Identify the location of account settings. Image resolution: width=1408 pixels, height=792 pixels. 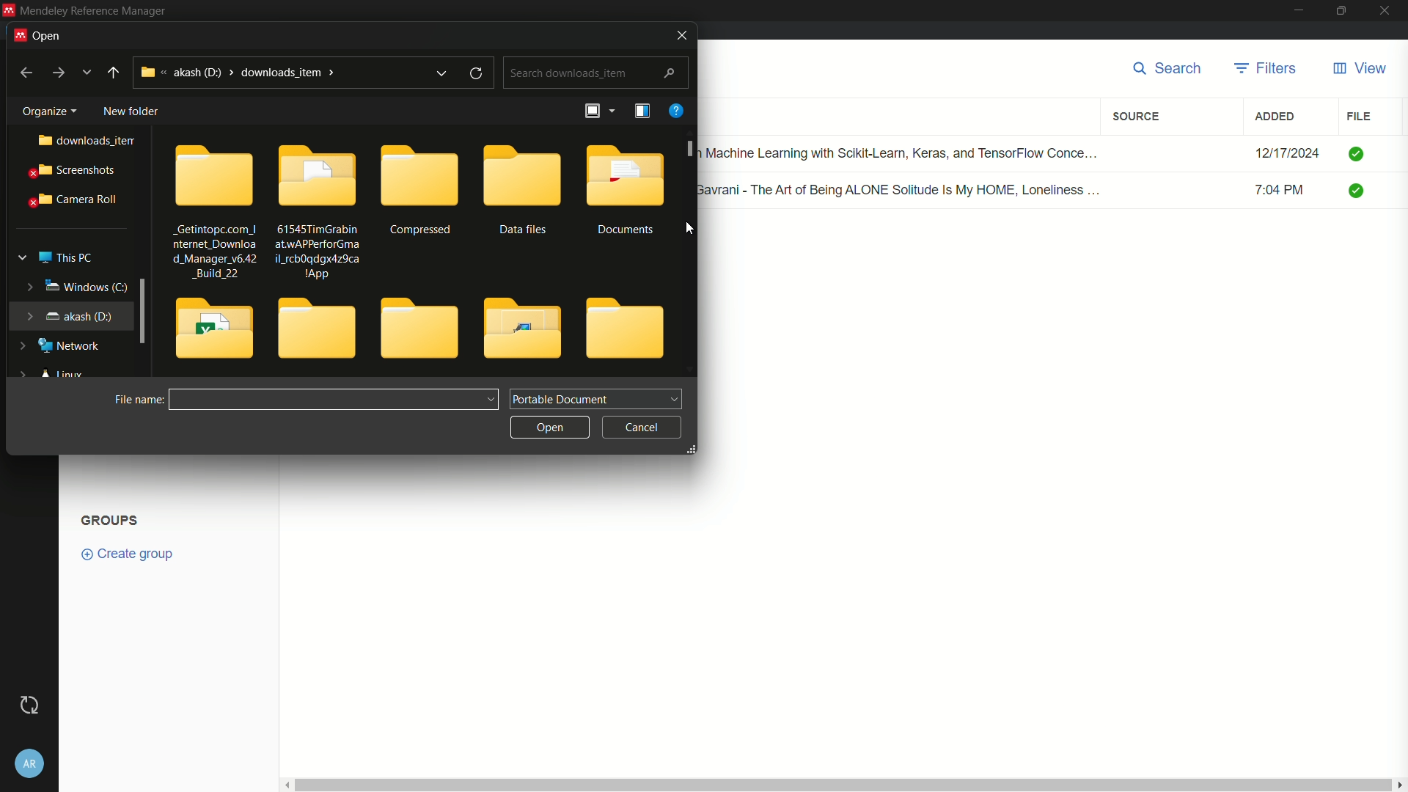
(30, 760).